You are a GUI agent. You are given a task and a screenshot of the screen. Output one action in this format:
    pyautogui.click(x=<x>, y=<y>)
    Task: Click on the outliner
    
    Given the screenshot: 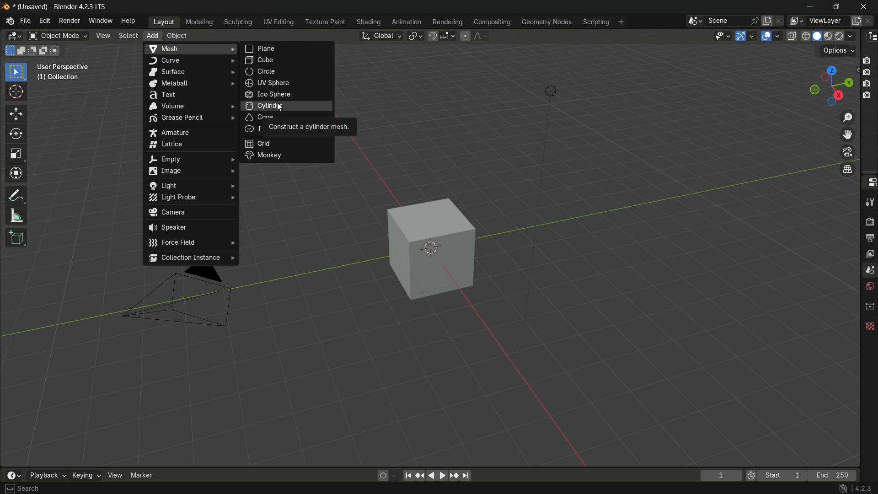 What is the action you would take?
    pyautogui.click(x=870, y=36)
    